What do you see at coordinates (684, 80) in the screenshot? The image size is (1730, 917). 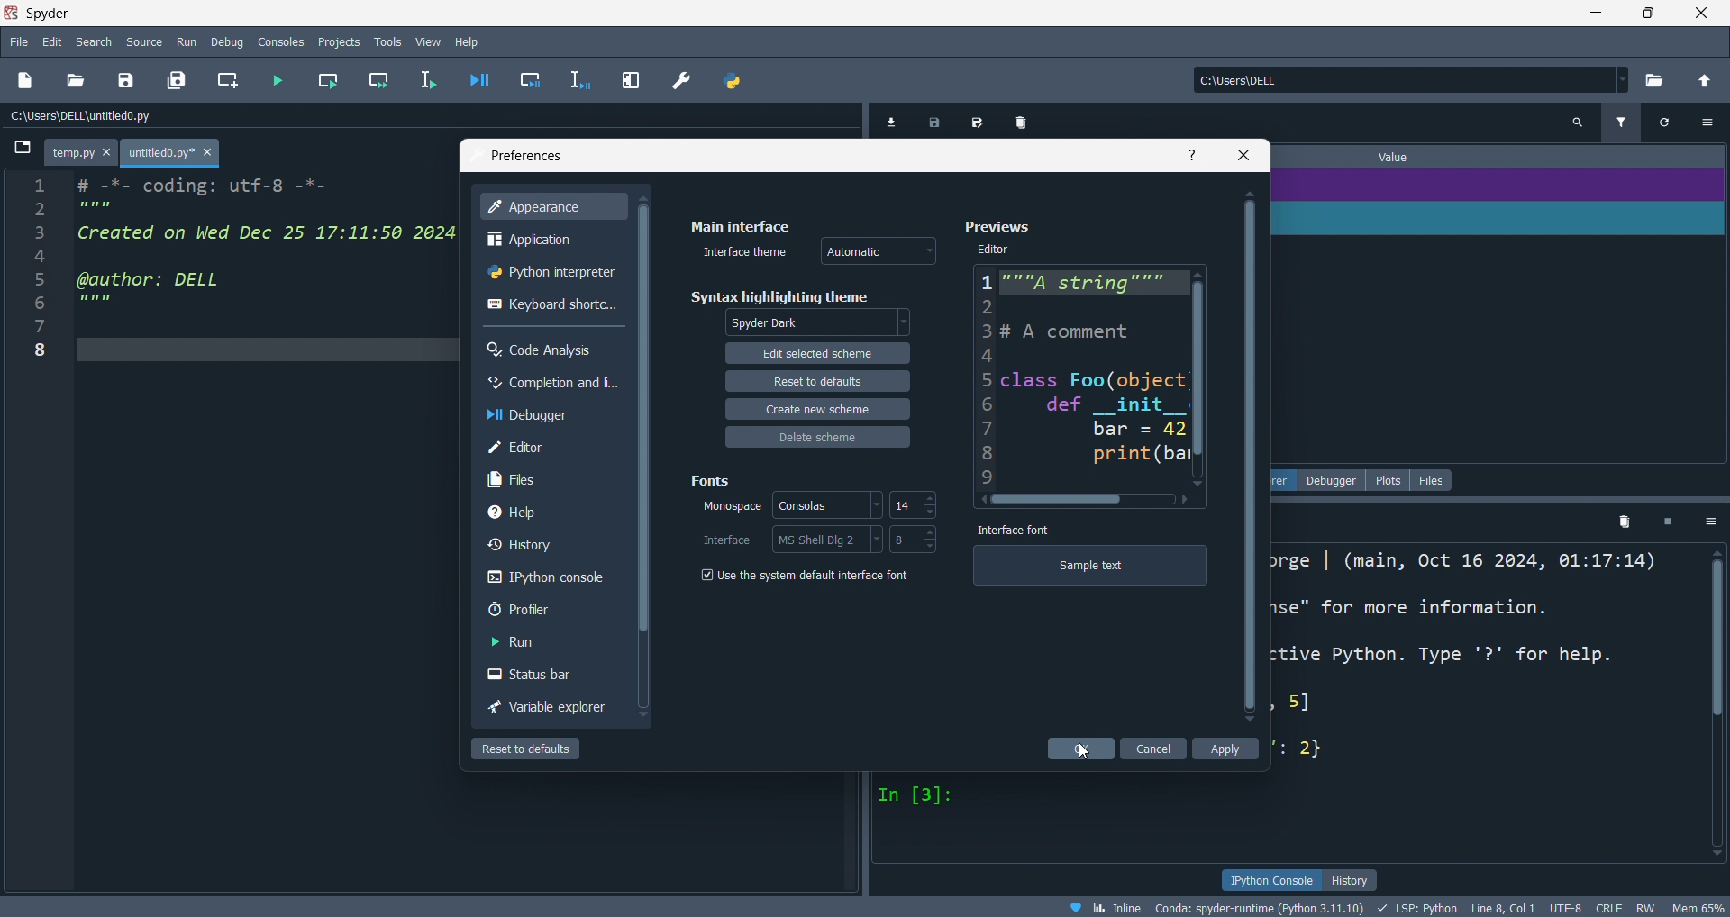 I see `preference` at bounding box center [684, 80].